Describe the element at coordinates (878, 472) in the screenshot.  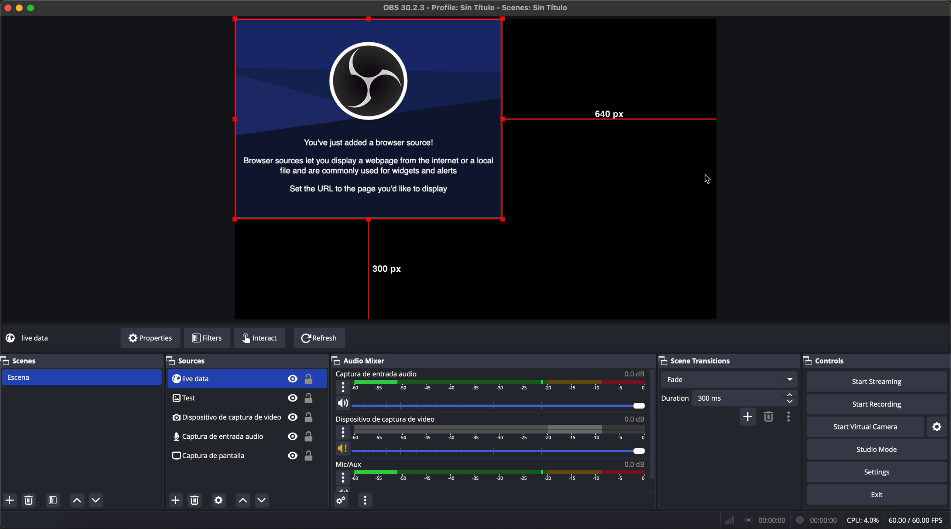
I see `settings` at that location.